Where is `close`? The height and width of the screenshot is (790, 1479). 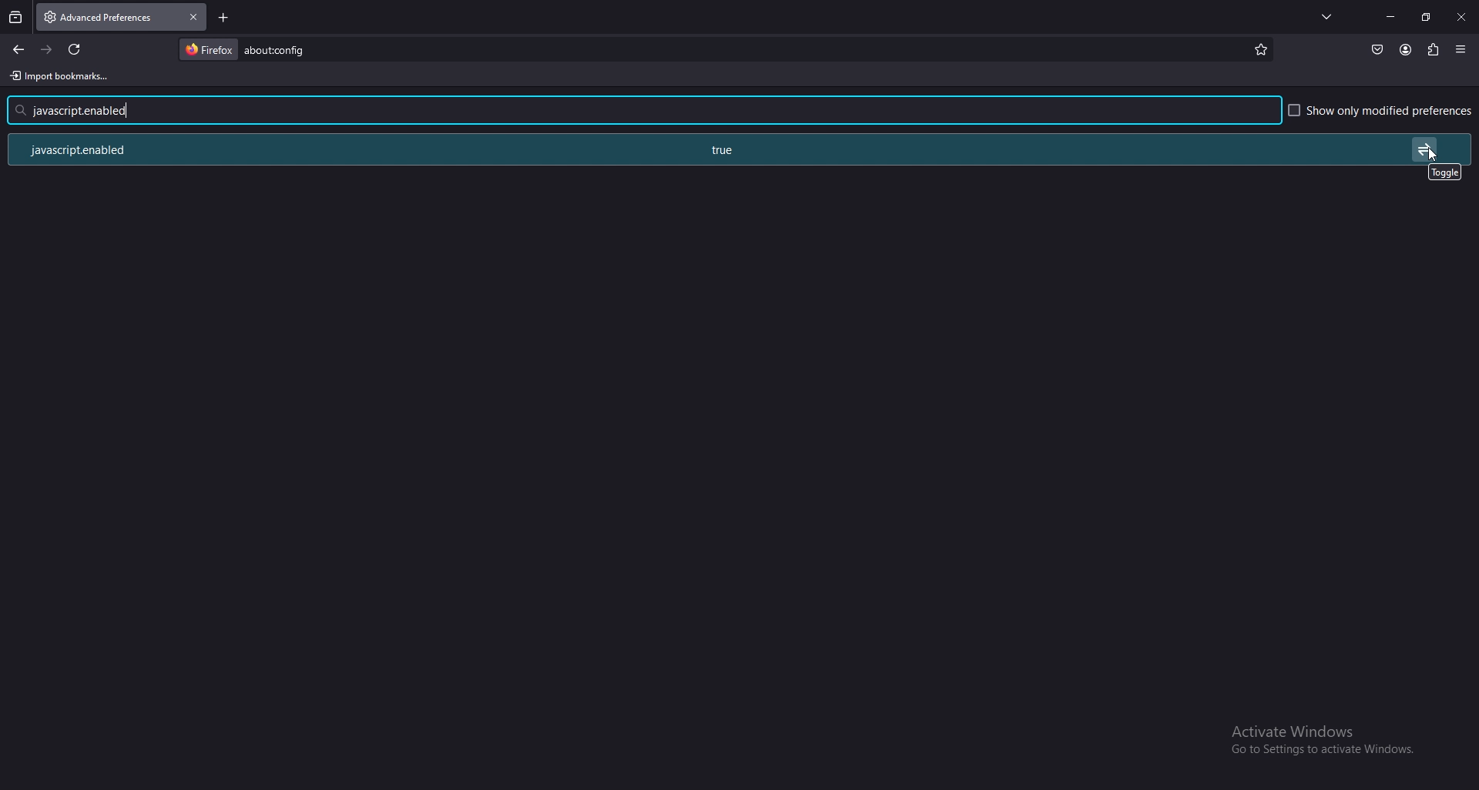 close is located at coordinates (1461, 18).